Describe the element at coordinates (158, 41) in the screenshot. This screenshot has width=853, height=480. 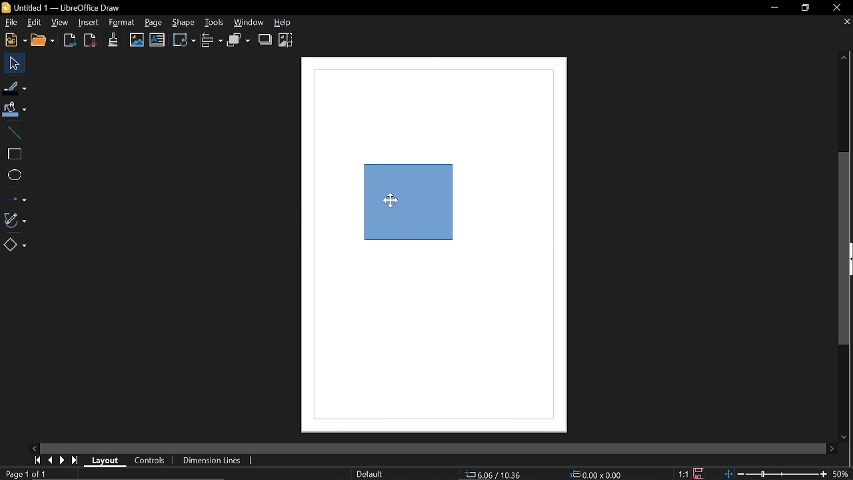
I see `Insert text` at that location.